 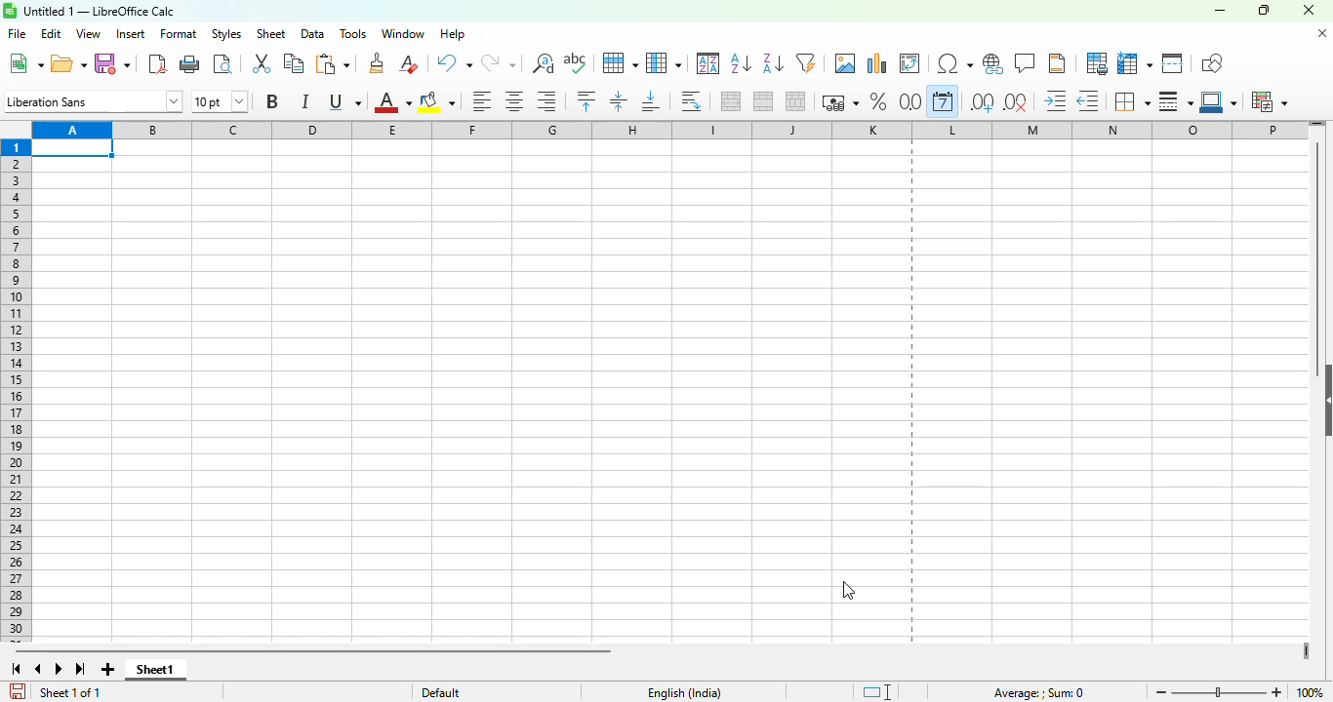 What do you see at coordinates (391, 102) in the screenshot?
I see `font color` at bounding box center [391, 102].